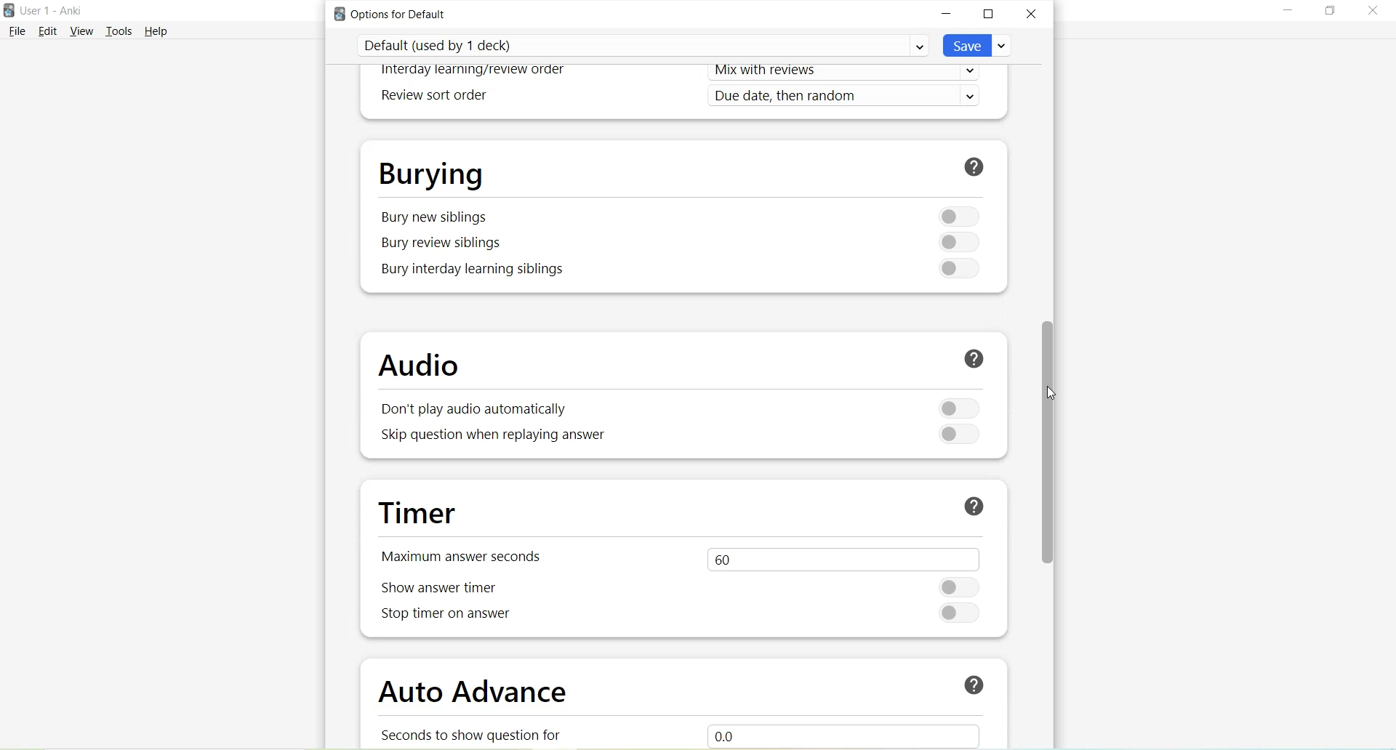 Image resolution: width=1396 pixels, height=750 pixels. What do you see at coordinates (446, 617) in the screenshot?
I see `Stop timer on answer` at bounding box center [446, 617].